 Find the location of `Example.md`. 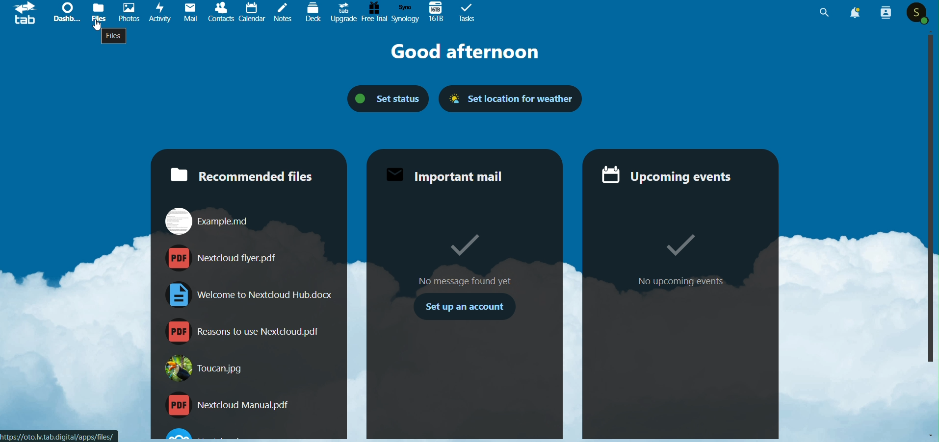

Example.md is located at coordinates (212, 221).